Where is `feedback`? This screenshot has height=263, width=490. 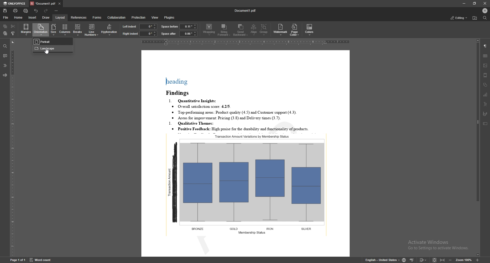 feedback is located at coordinates (5, 75).